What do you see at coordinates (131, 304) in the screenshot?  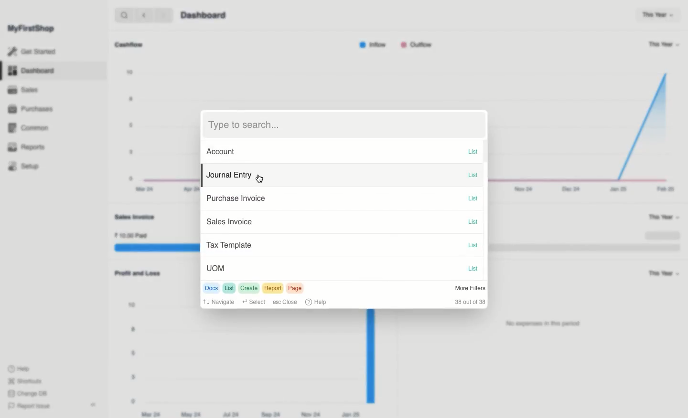 I see `10` at bounding box center [131, 304].